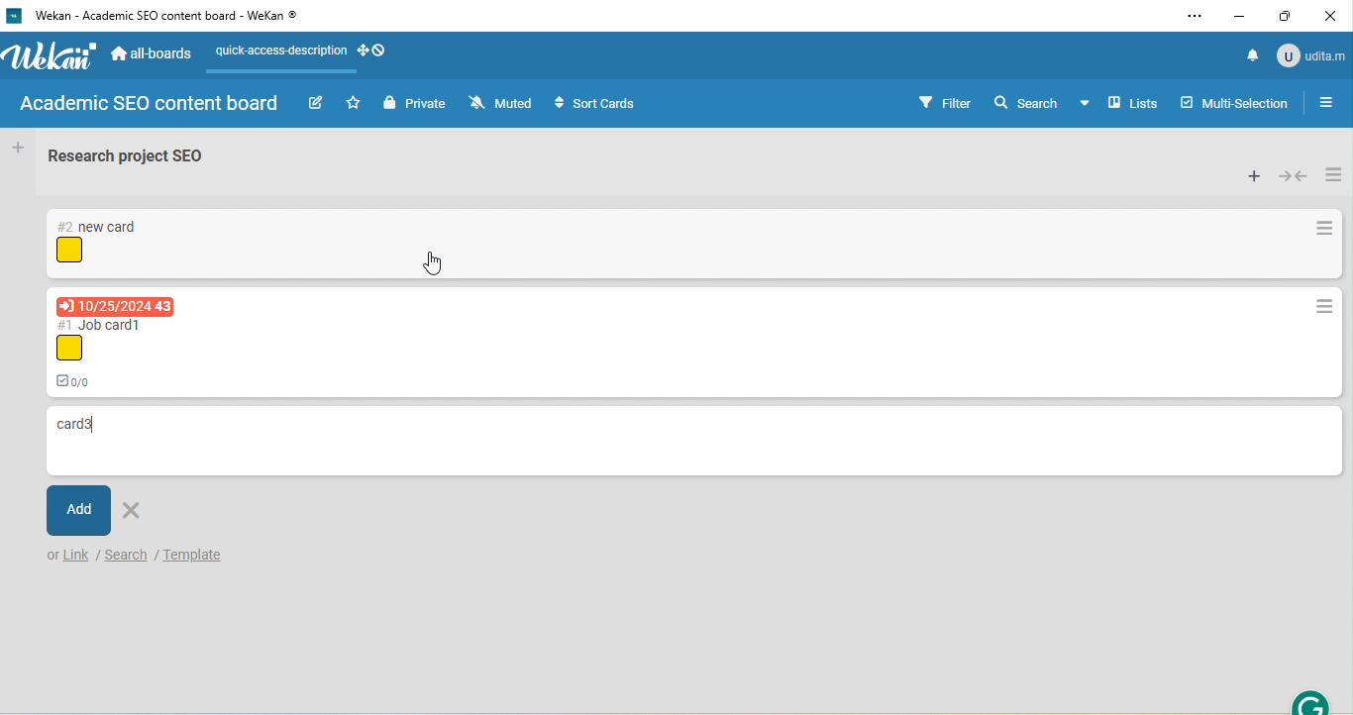 The image size is (1353, 715). I want to click on minimize, so click(1241, 17).